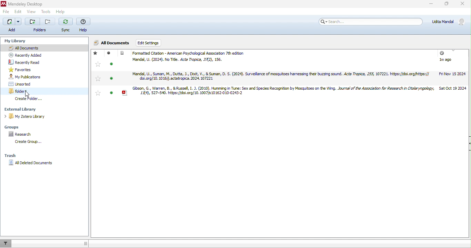 The image size is (471, 248). What do you see at coordinates (29, 99) in the screenshot?
I see `create folder` at bounding box center [29, 99].